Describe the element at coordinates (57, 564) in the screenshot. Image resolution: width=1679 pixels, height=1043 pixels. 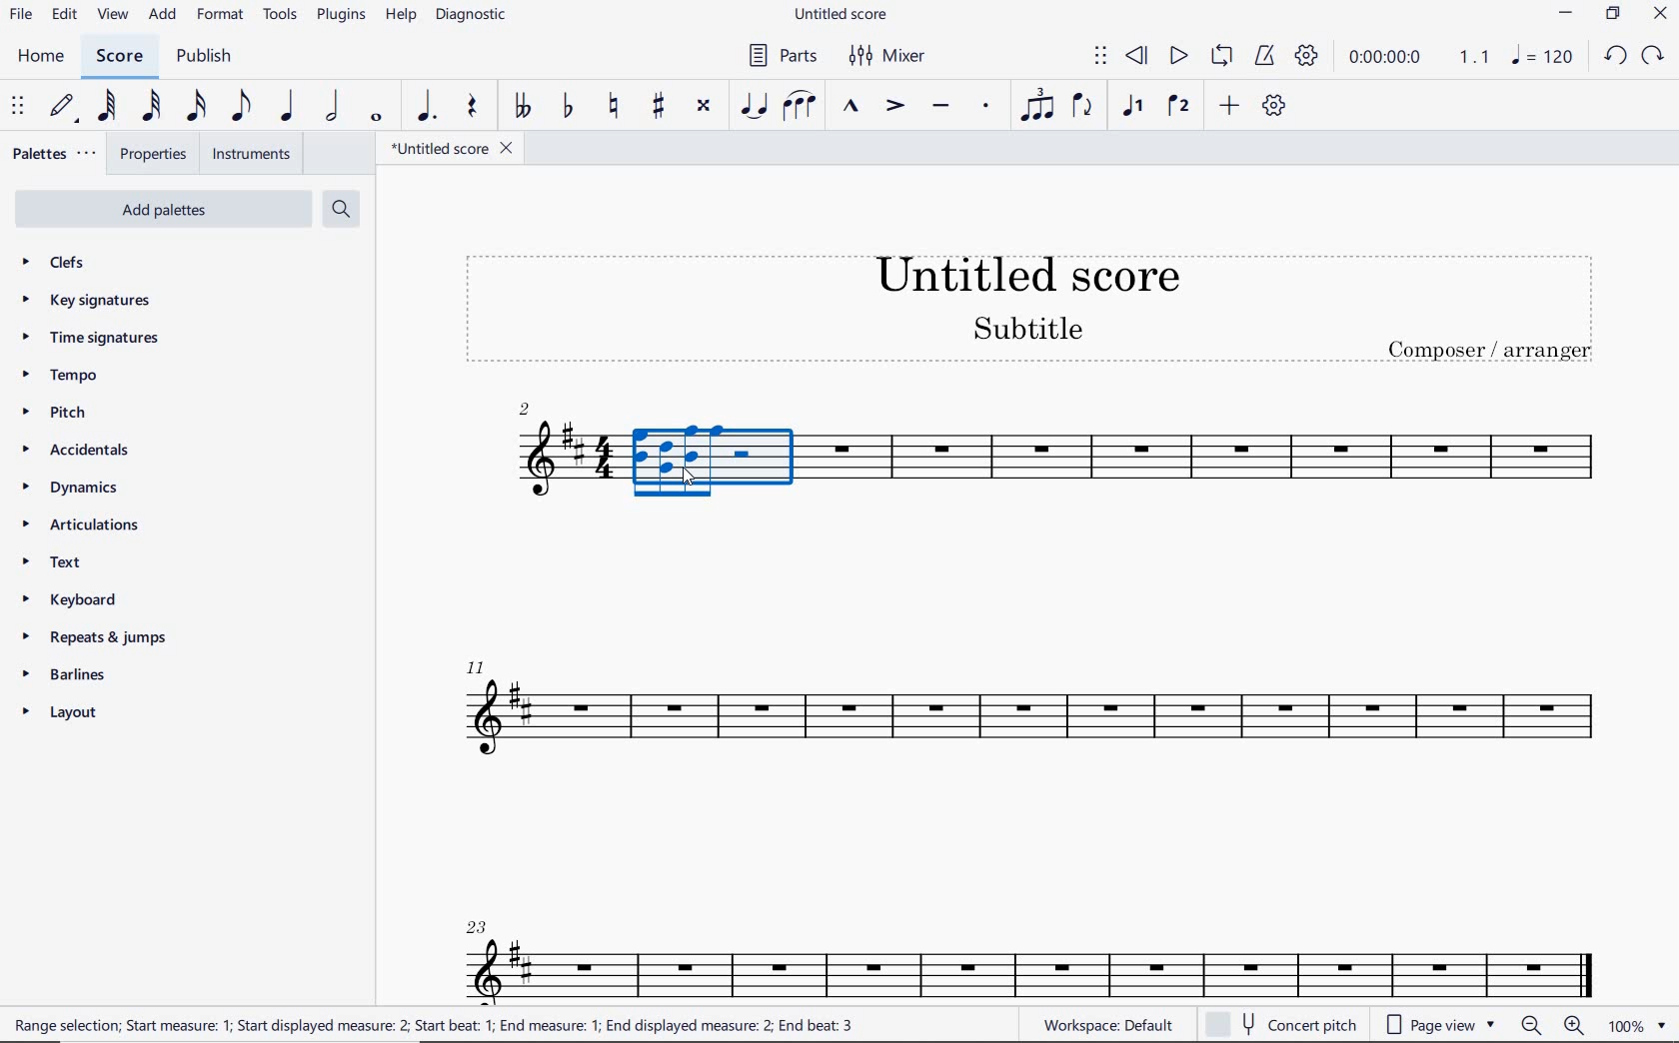
I see `TEXT` at that location.